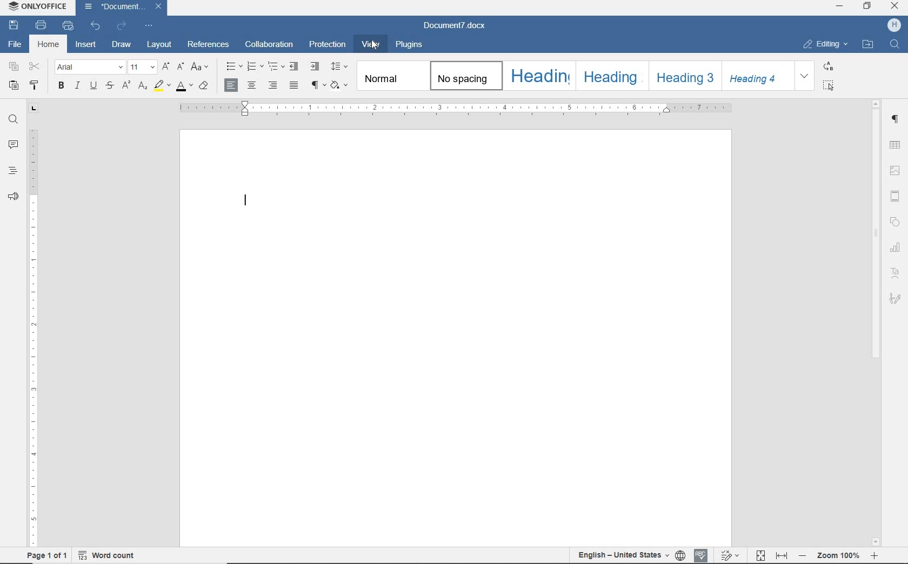 Image resolution: width=908 pixels, height=564 pixels. What do you see at coordinates (733, 555) in the screenshot?
I see `TRACK CHANGES` at bounding box center [733, 555].